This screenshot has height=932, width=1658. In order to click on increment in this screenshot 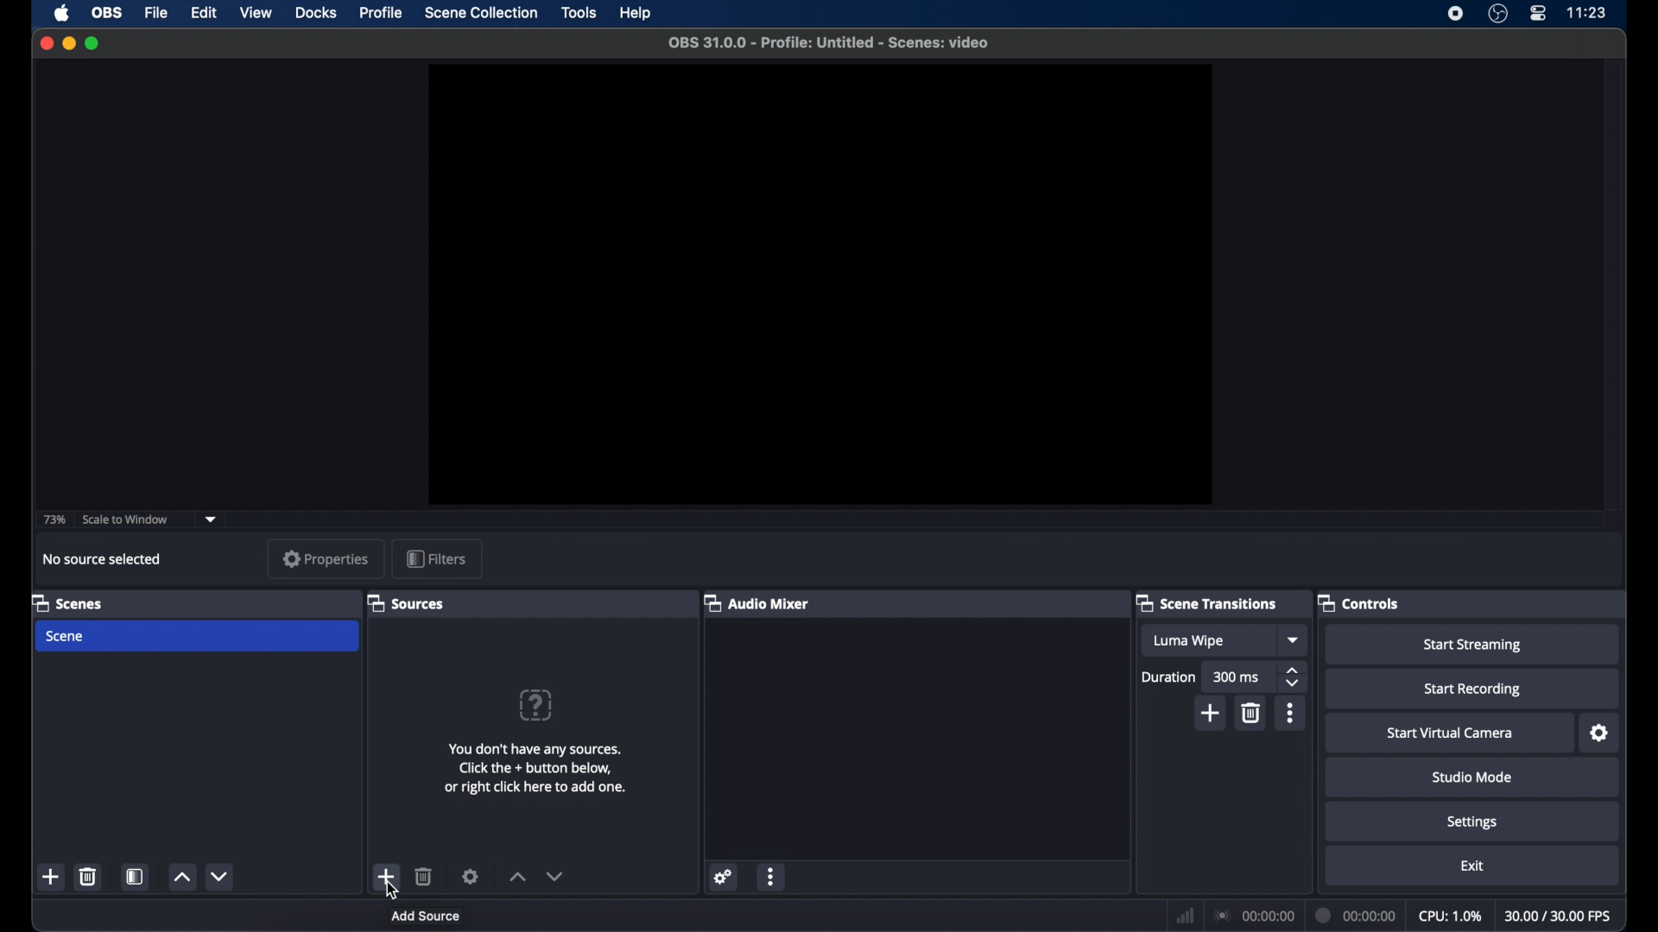, I will do `click(517, 878)`.